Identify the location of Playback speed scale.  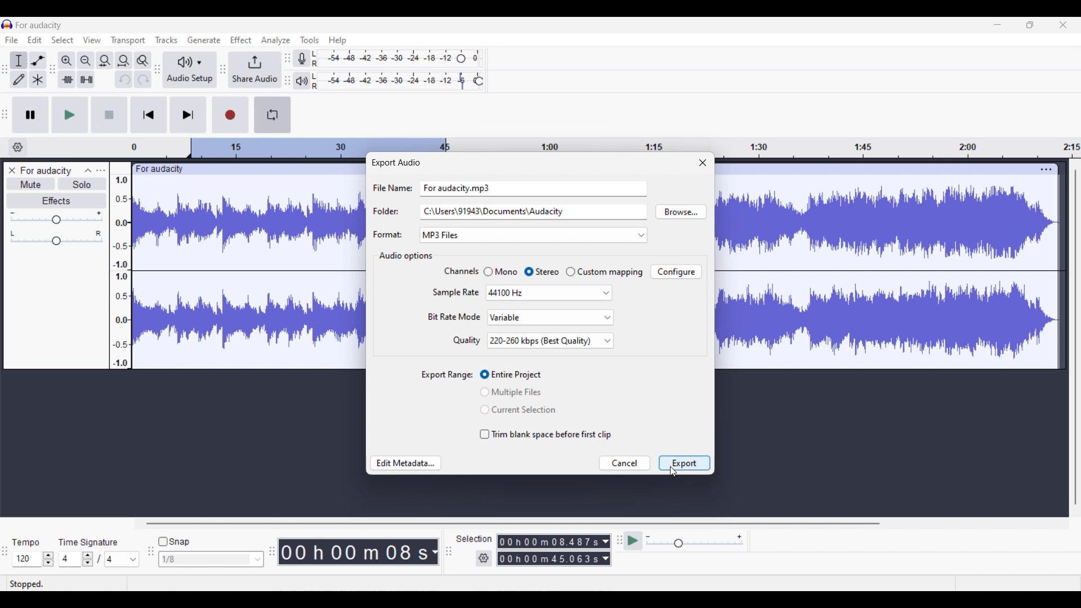
(695, 540).